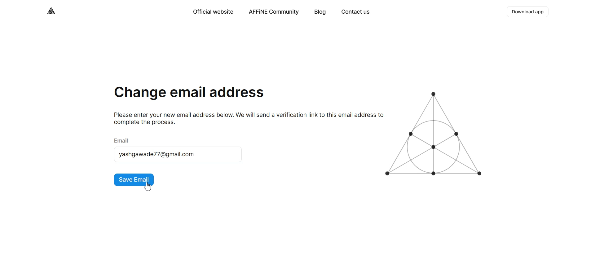  Describe the element at coordinates (52, 11) in the screenshot. I see `Logo` at that location.